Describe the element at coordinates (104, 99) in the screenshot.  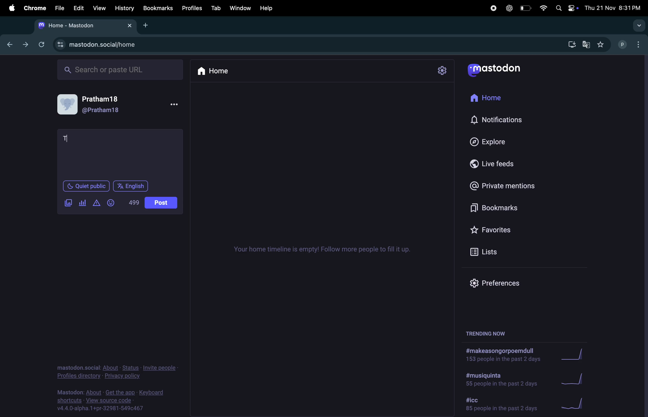
I see `user` at that location.